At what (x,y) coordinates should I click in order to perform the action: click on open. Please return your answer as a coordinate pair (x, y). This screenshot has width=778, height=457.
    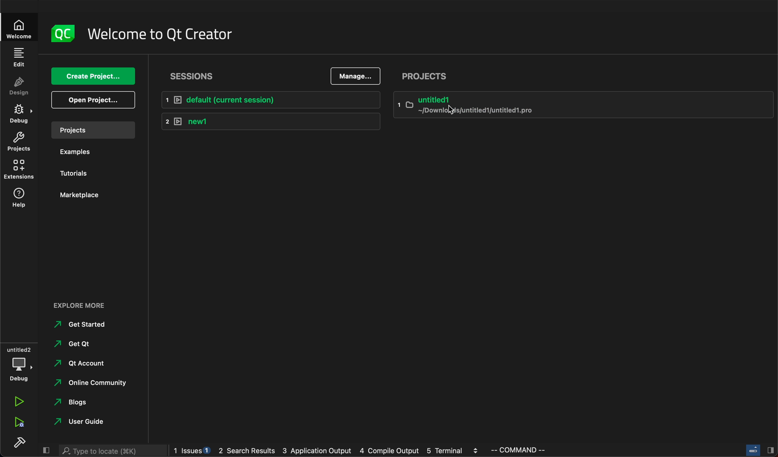
    Looking at the image, I should click on (94, 100).